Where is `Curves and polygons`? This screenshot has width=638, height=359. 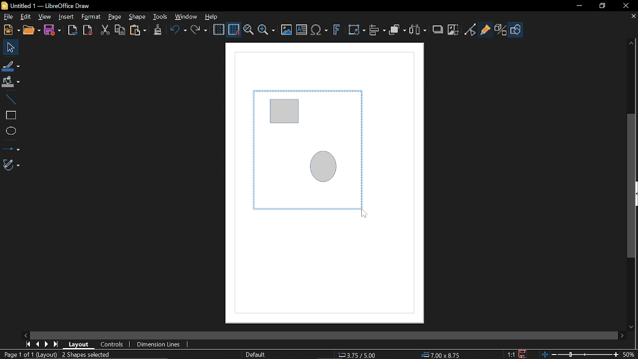 Curves and polygons is located at coordinates (10, 164).